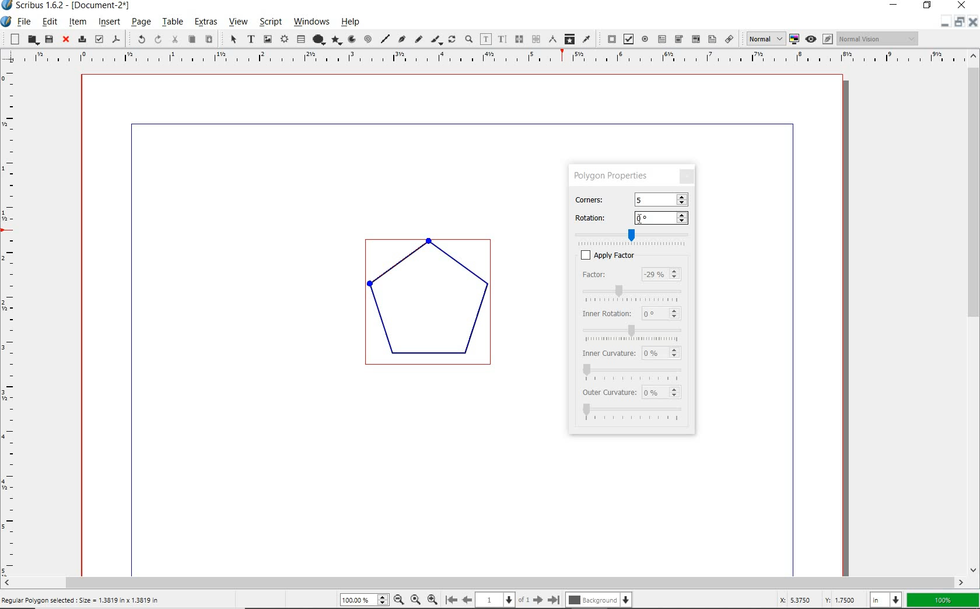 The image size is (980, 609). Describe the element at coordinates (108, 22) in the screenshot. I see `insert` at that location.